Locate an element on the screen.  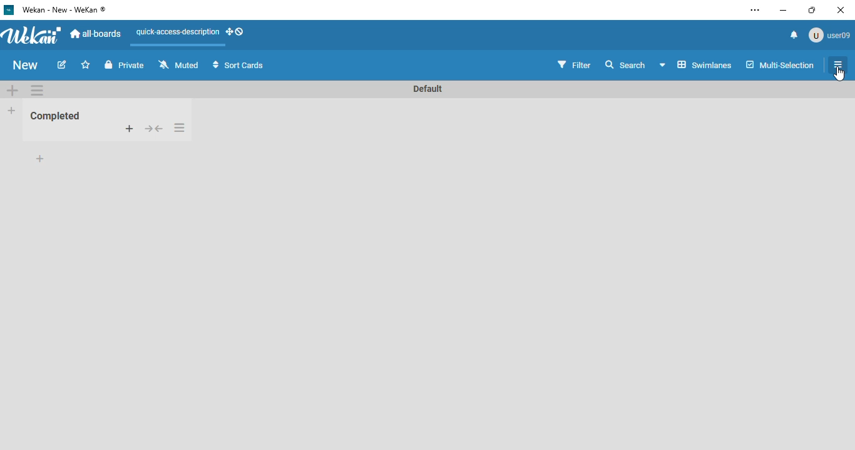
maximize is located at coordinates (811, 9).